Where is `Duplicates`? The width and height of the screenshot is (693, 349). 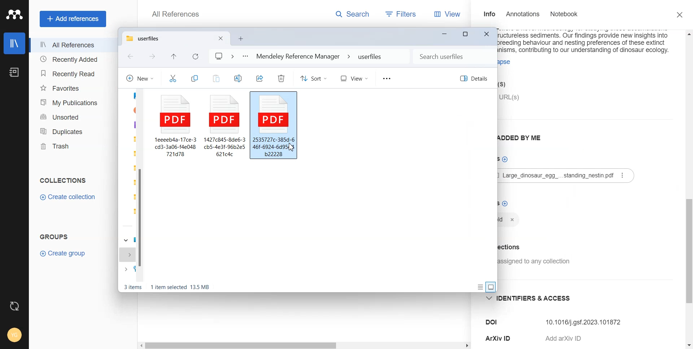 Duplicates is located at coordinates (75, 130).